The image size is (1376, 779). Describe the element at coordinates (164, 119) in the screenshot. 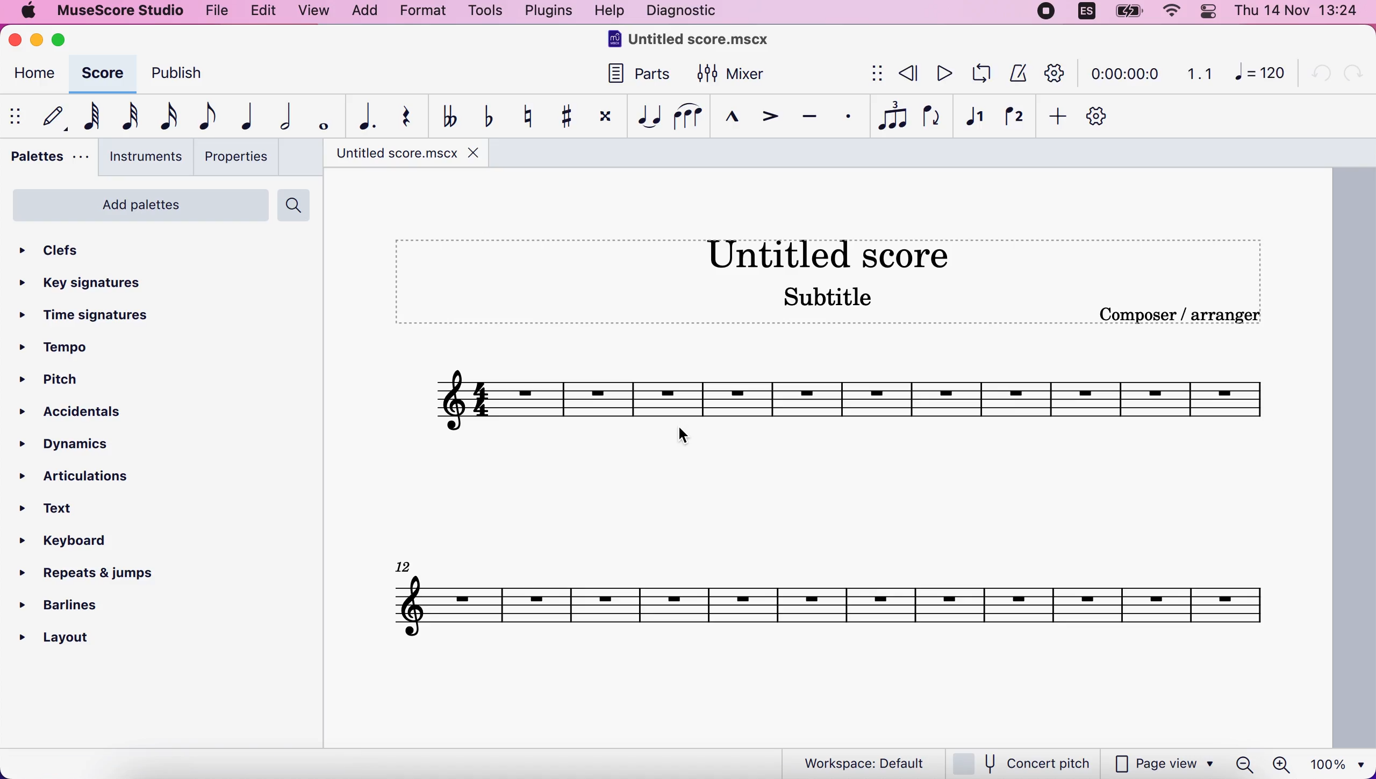

I see `16th note` at that location.